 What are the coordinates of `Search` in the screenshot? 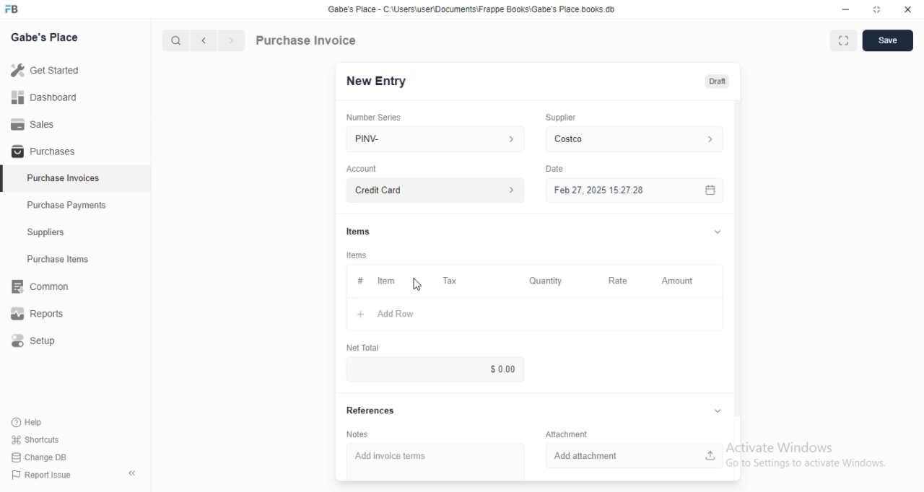 It's located at (175, 40).